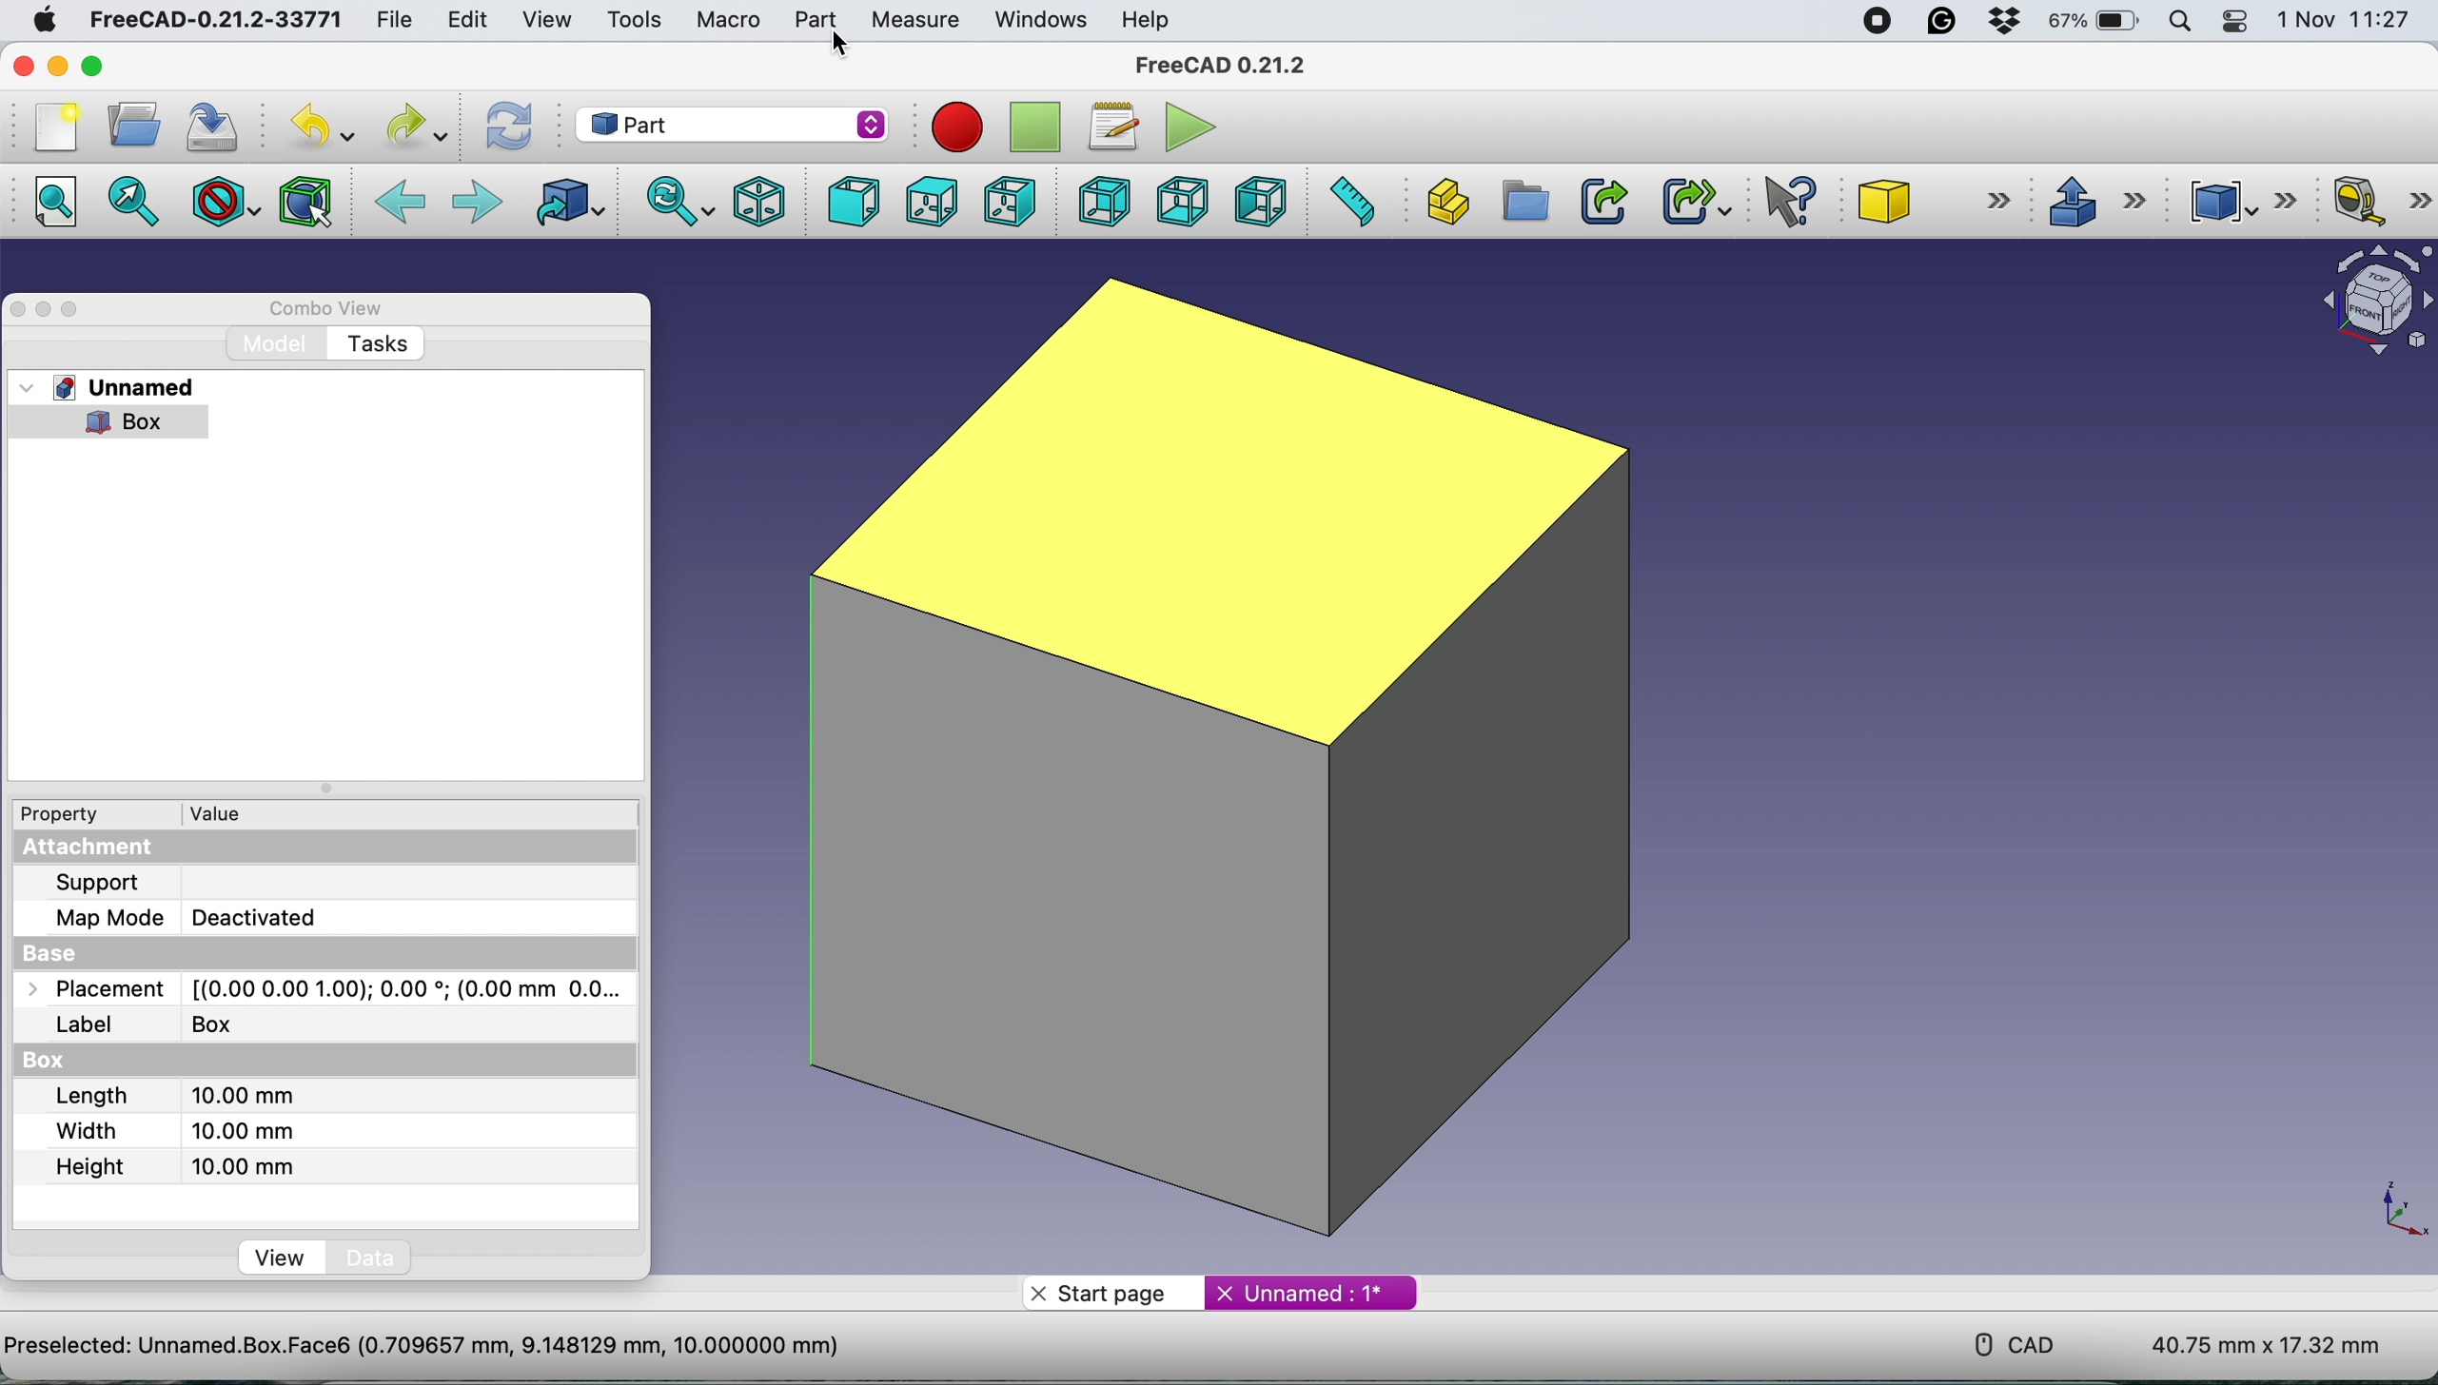 This screenshot has height=1385, width=2438. I want to click on base, so click(79, 949).